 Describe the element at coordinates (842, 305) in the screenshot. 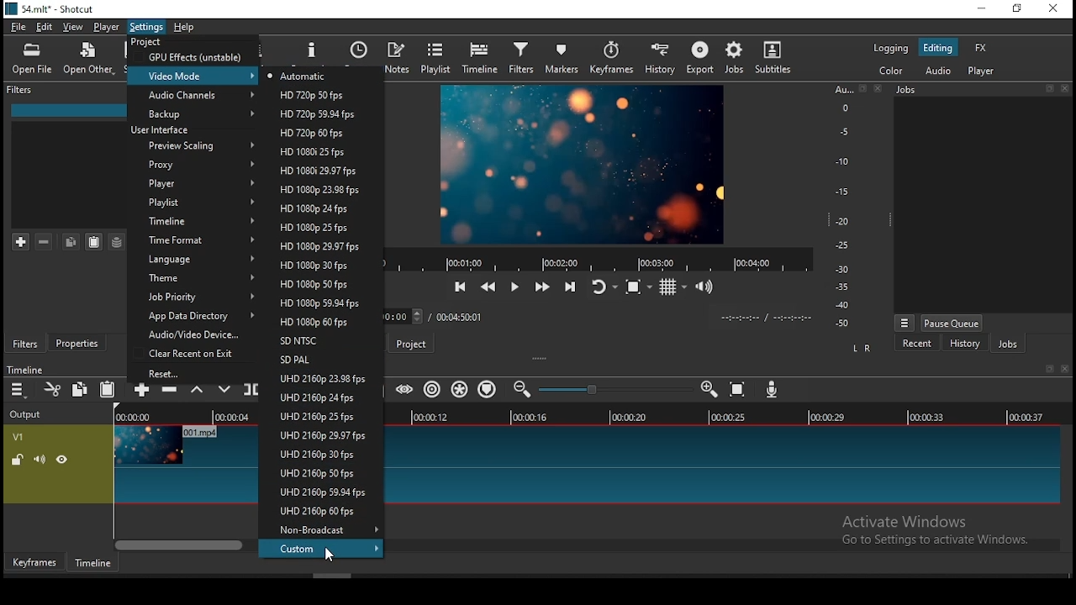

I see `-40` at that location.